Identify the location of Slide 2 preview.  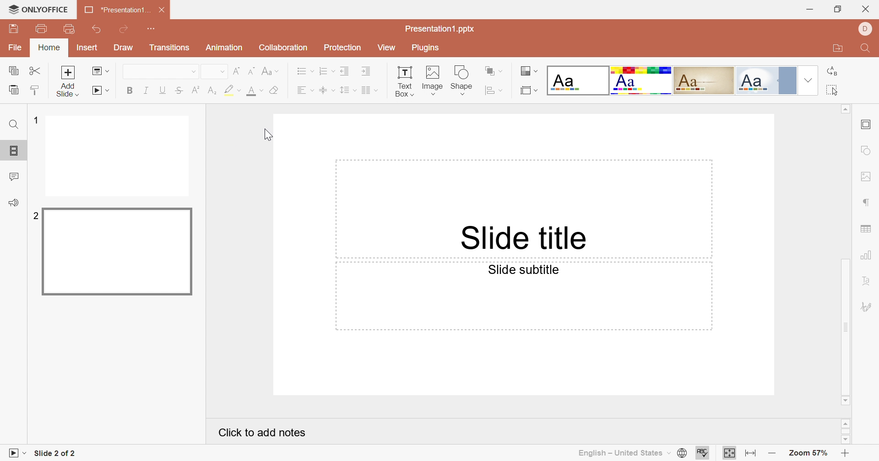
(119, 252).